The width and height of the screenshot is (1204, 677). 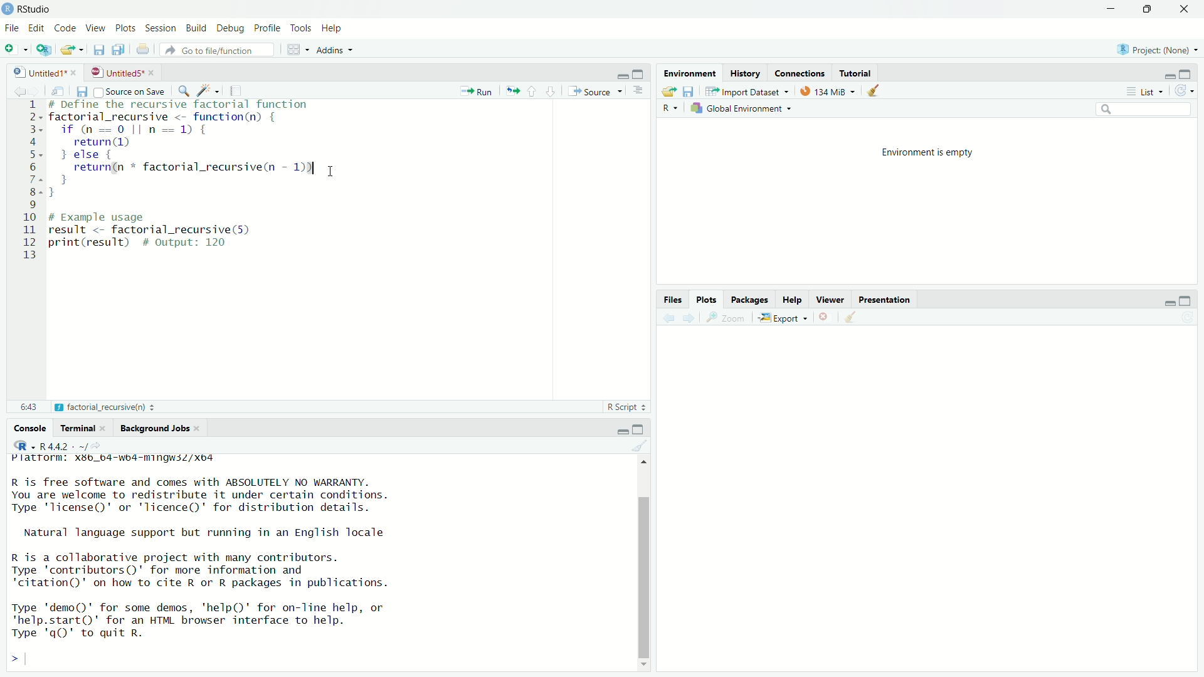 What do you see at coordinates (1144, 91) in the screenshot?
I see `List` at bounding box center [1144, 91].